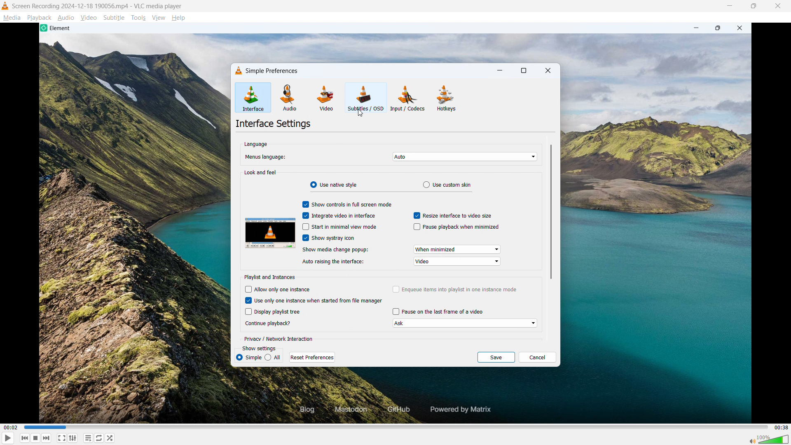  I want to click on Simple preferences , so click(271, 70).